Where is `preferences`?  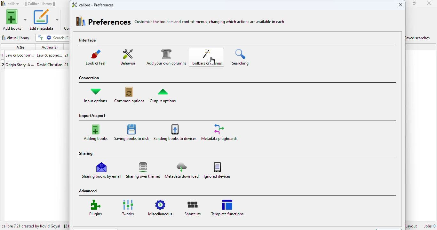 preferences is located at coordinates (104, 21).